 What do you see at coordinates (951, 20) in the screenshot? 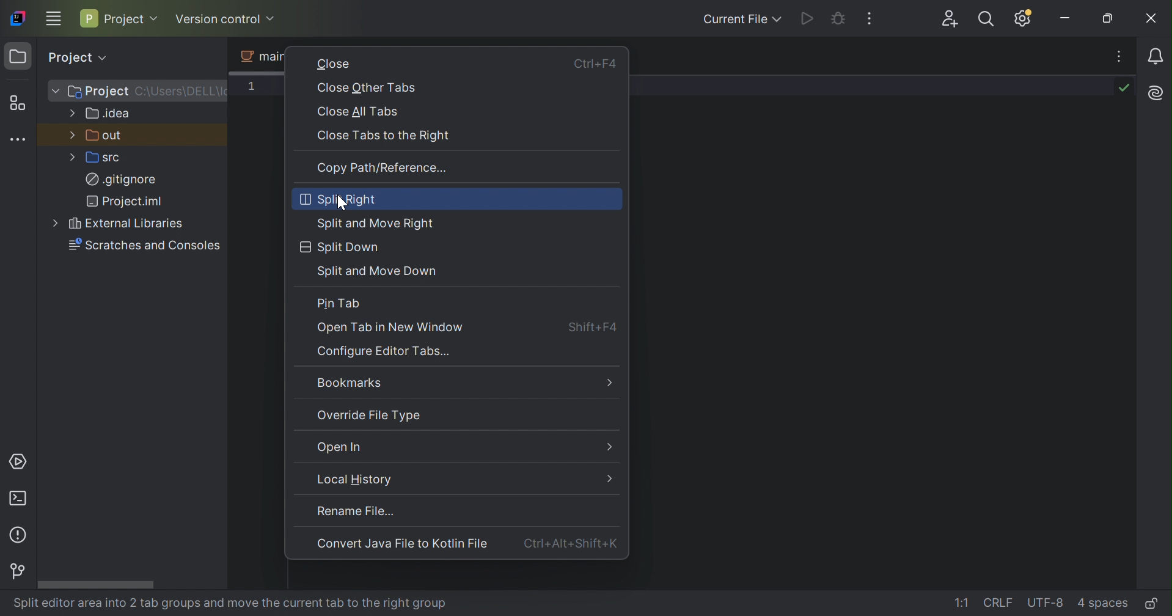
I see `Code with me` at bounding box center [951, 20].